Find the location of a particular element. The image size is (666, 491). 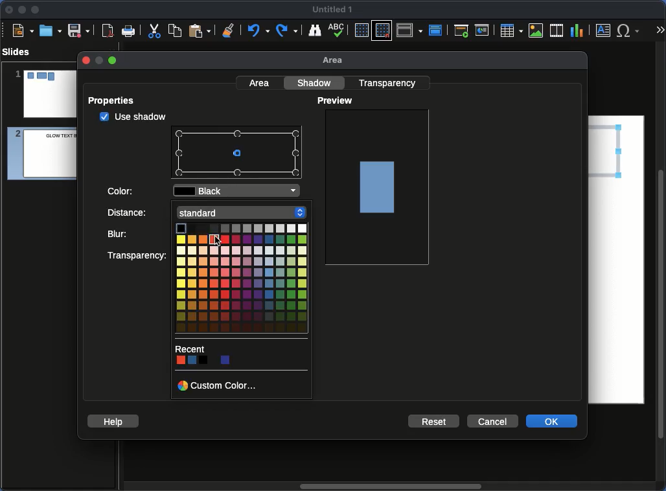

Minimize is located at coordinates (21, 9).